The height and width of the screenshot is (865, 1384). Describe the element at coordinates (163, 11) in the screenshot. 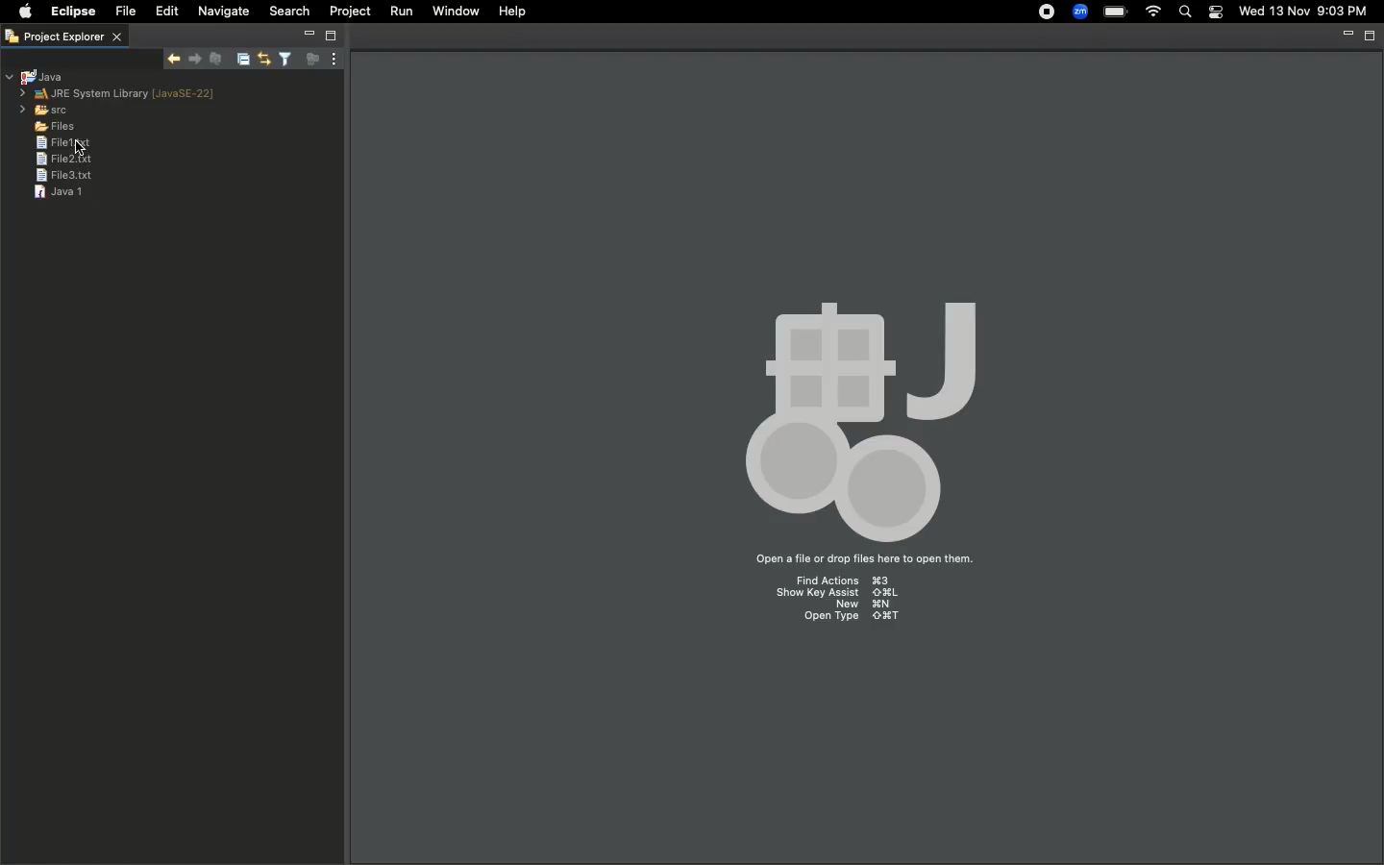

I see `Edit` at that location.